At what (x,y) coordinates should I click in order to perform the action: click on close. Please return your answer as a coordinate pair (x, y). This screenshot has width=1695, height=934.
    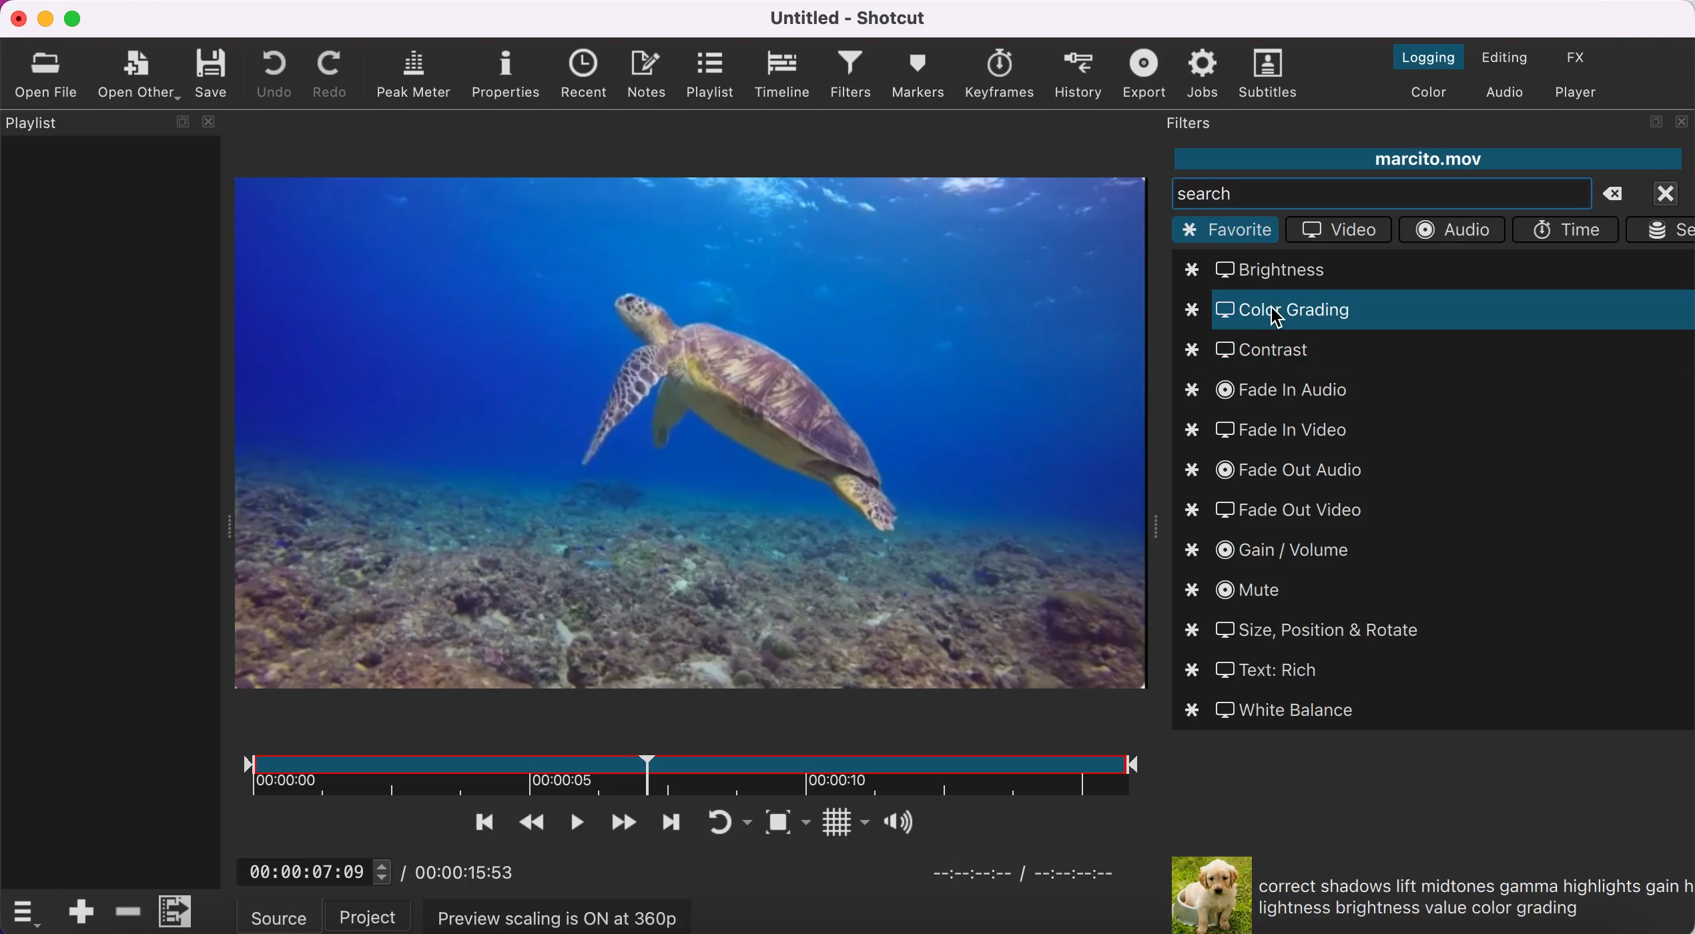
    Looking at the image, I should click on (1682, 125).